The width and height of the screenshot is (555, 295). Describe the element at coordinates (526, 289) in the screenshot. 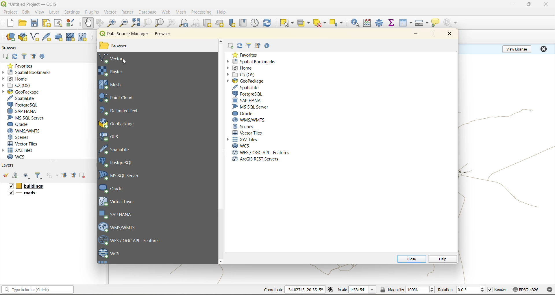

I see `crs` at that location.